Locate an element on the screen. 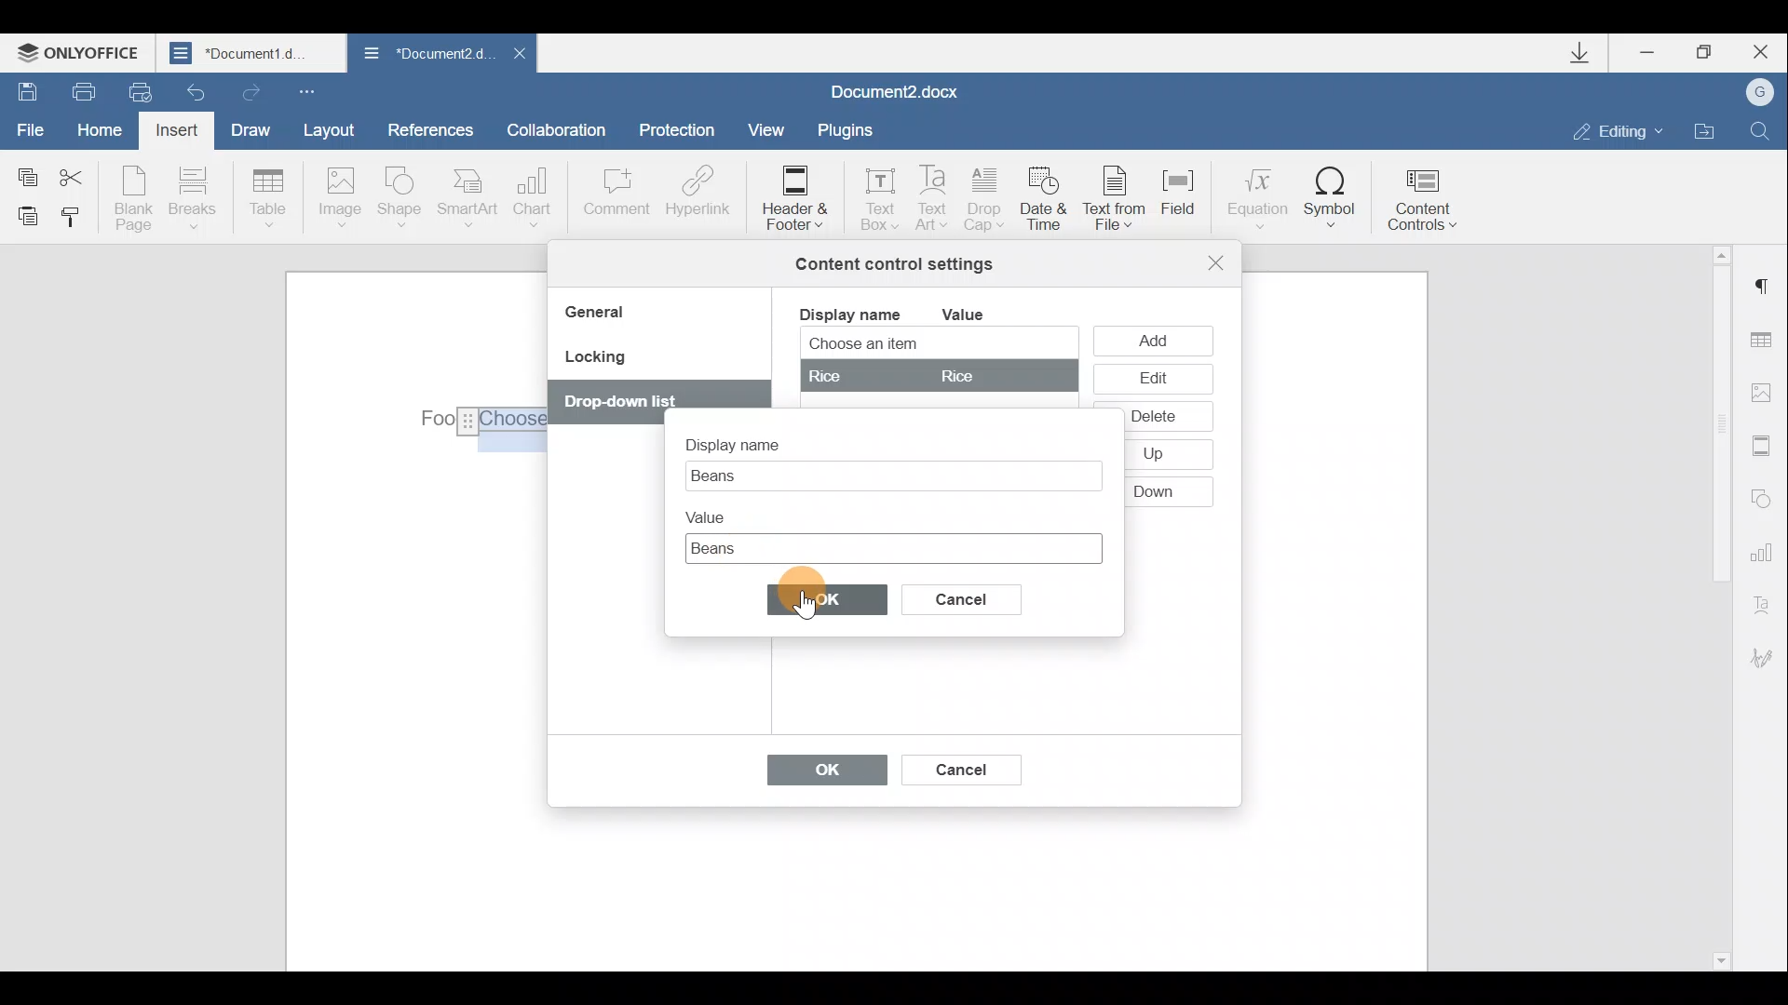 The height and width of the screenshot is (1005, 1788). Cancel is located at coordinates (977, 596).